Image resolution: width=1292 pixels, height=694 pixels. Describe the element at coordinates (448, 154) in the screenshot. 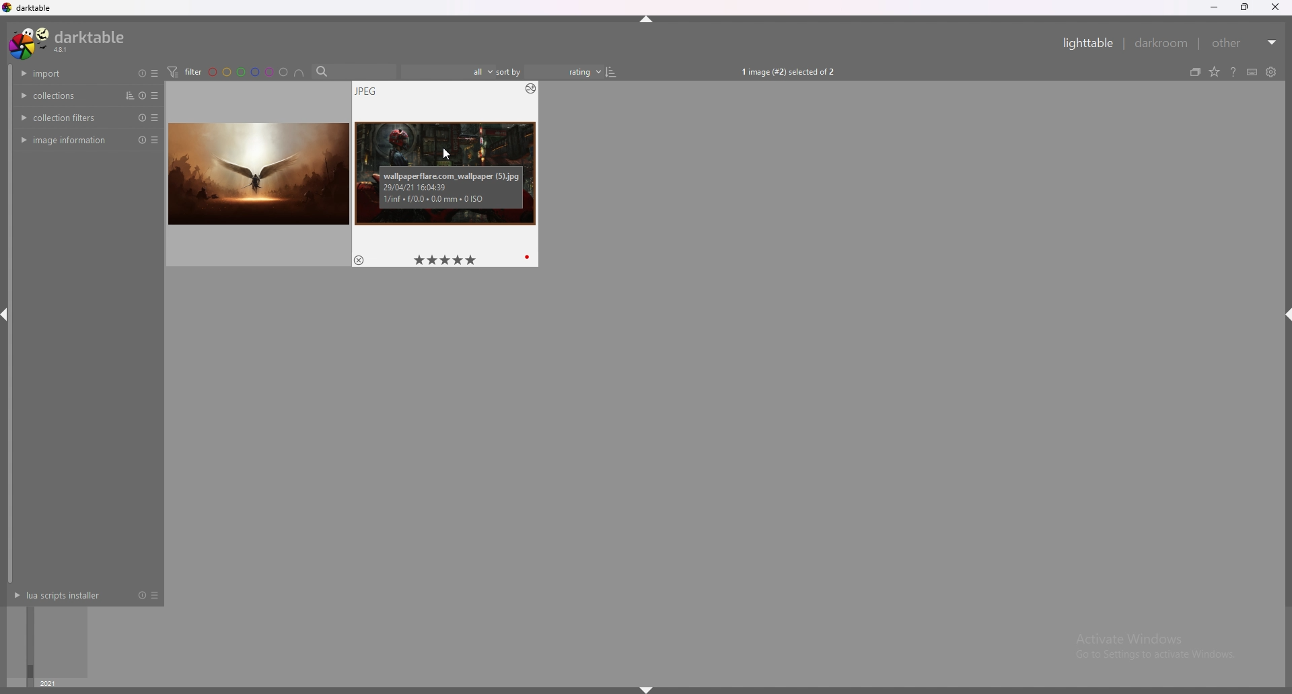

I see `cursor` at that location.